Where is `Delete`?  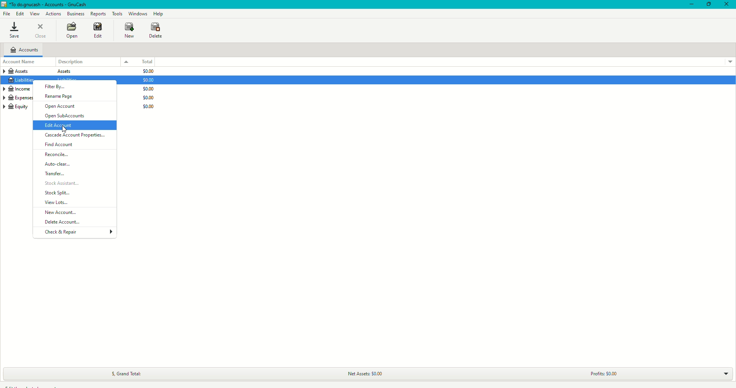
Delete is located at coordinates (157, 30).